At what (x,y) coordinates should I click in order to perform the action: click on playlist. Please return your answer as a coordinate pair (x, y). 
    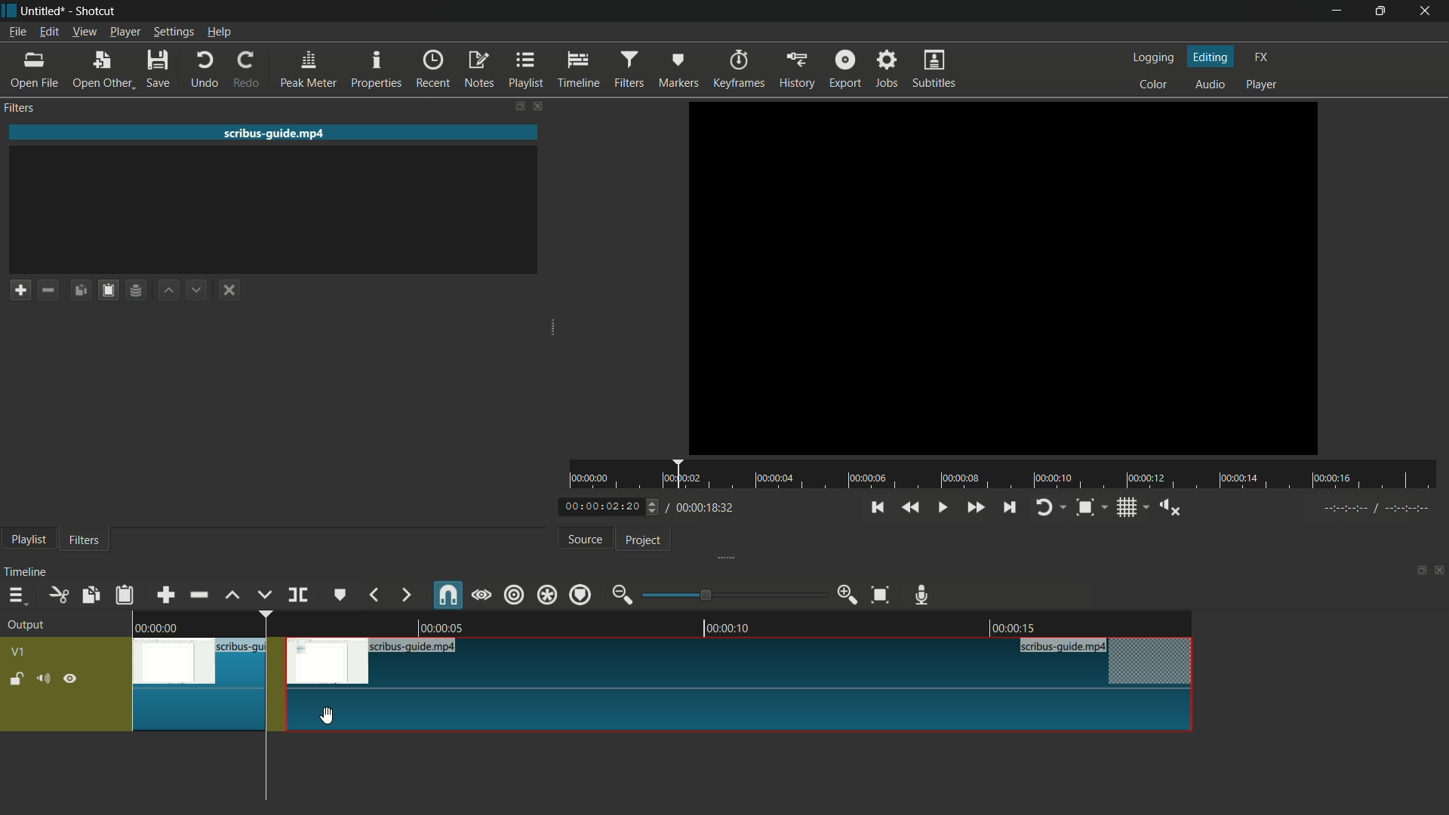
    Looking at the image, I should click on (26, 540).